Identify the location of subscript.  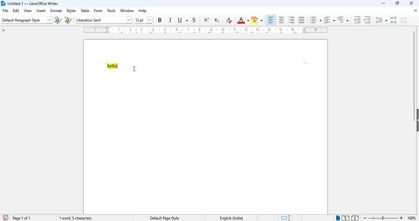
(216, 20).